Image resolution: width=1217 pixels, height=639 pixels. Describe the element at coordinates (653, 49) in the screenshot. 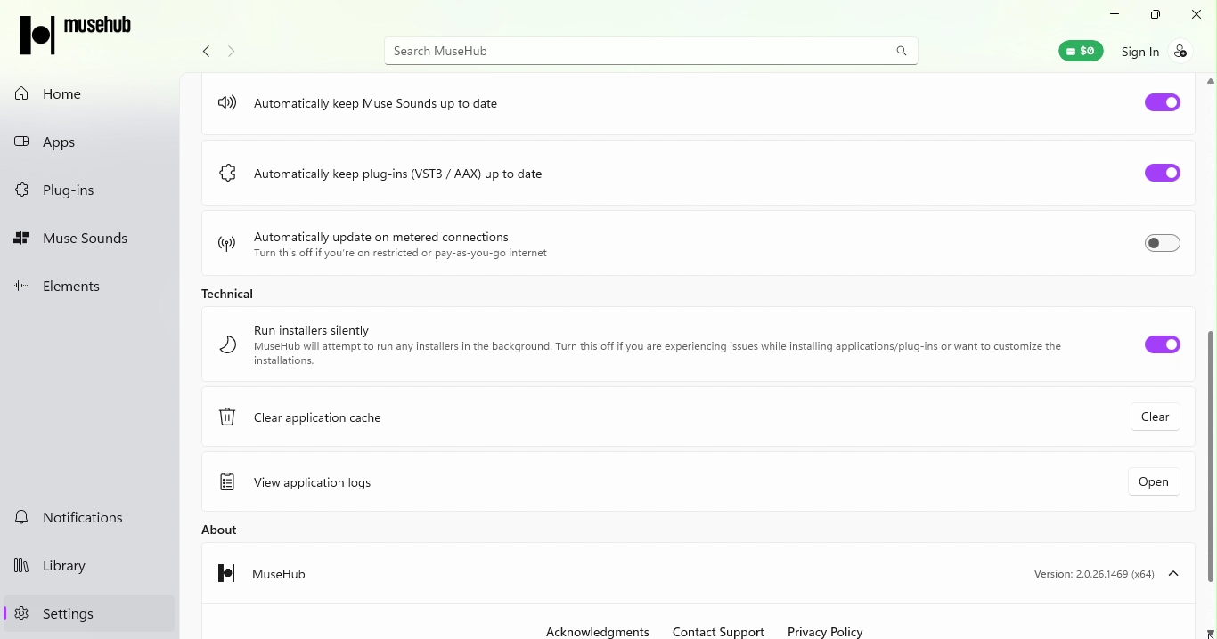

I see `Search bar` at that location.